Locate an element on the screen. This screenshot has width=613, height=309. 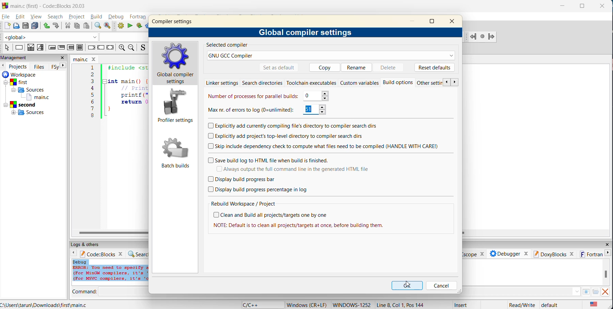
default is located at coordinates (550, 305).